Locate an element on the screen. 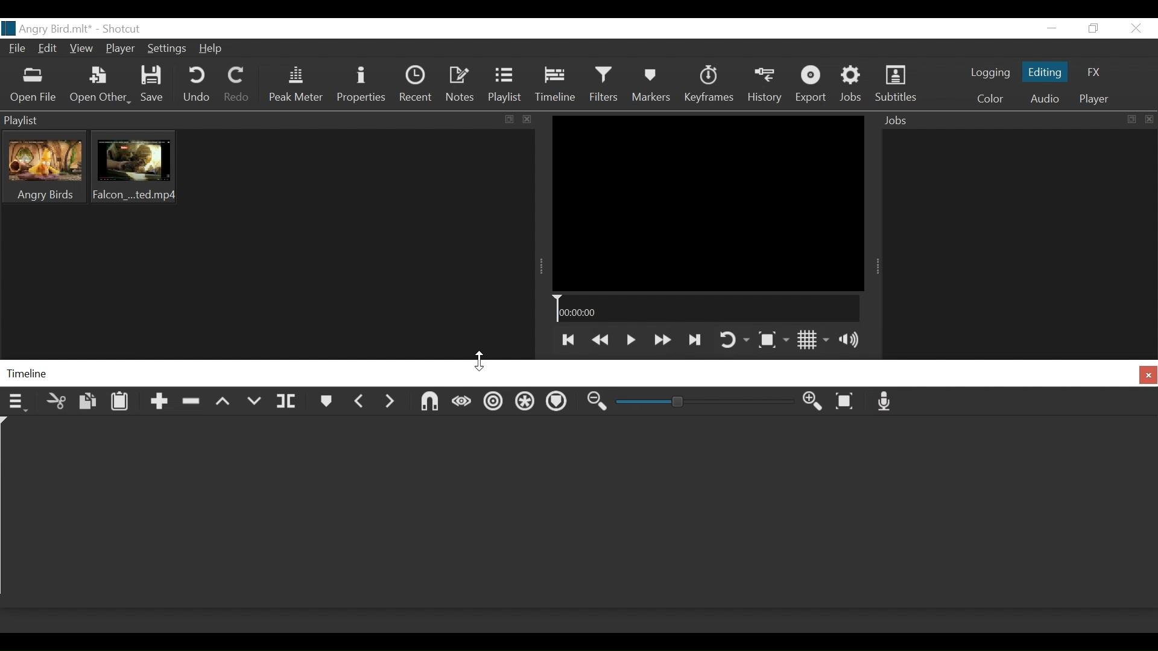  FX is located at coordinates (1092, 72).